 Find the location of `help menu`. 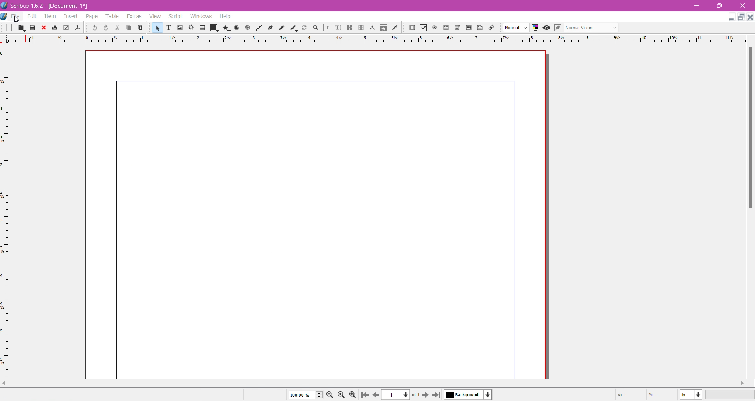

help menu is located at coordinates (225, 17).